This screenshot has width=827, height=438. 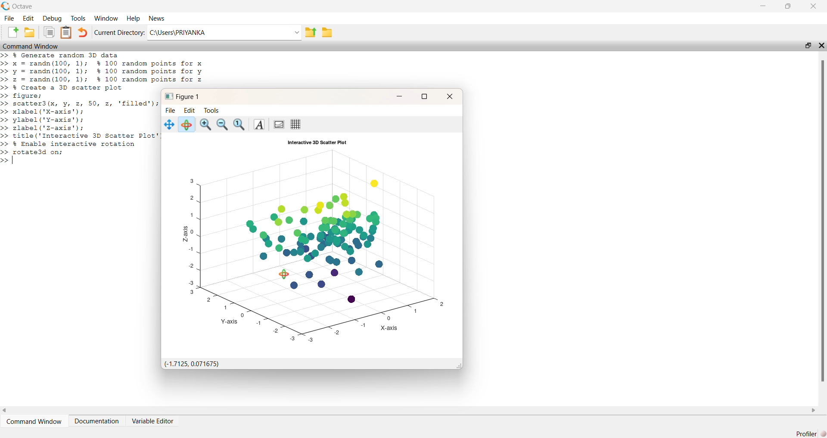 What do you see at coordinates (311, 33) in the screenshot?
I see `parent directory` at bounding box center [311, 33].